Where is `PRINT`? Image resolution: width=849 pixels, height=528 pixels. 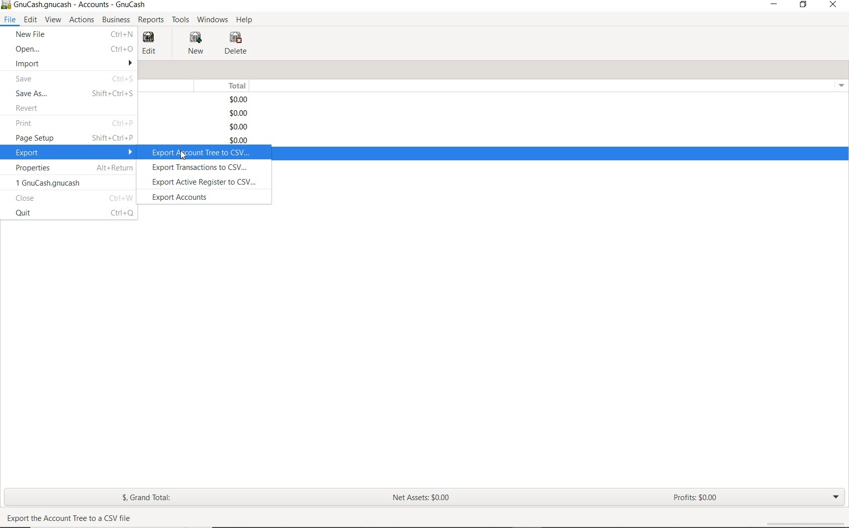
PRINT is located at coordinates (23, 124).